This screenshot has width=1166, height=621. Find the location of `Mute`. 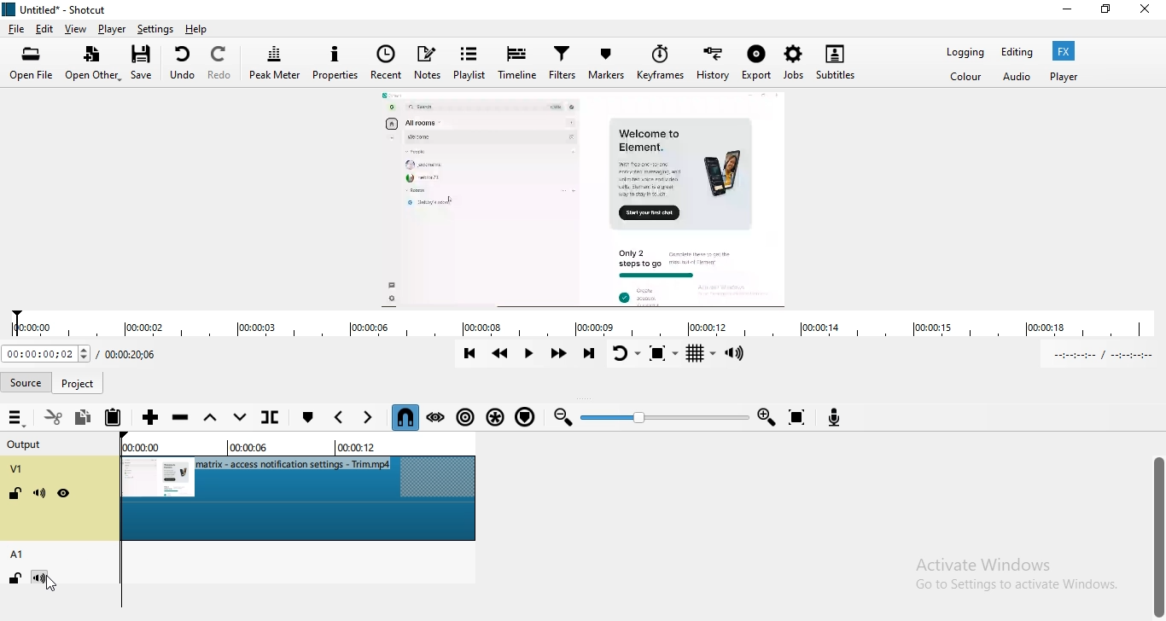

Mute is located at coordinates (38, 493).